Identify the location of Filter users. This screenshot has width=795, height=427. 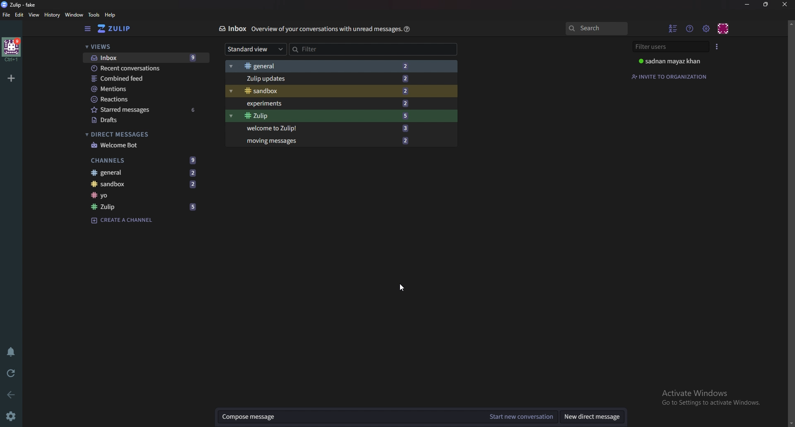
(670, 47).